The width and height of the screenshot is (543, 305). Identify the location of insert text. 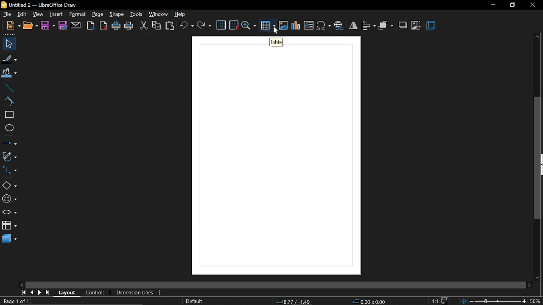
(309, 25).